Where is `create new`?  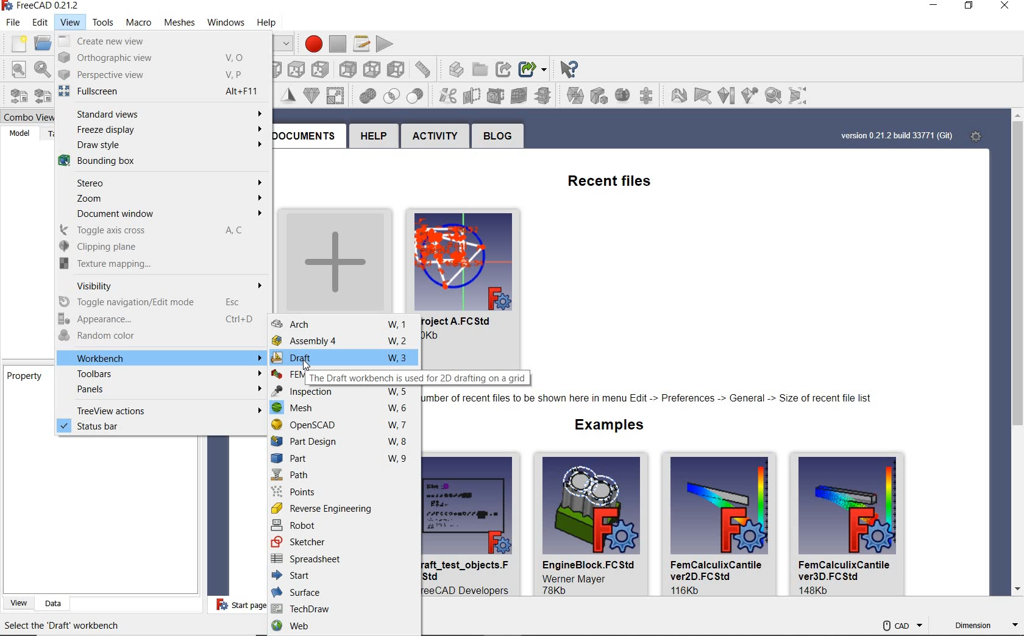
create new is located at coordinates (332, 258).